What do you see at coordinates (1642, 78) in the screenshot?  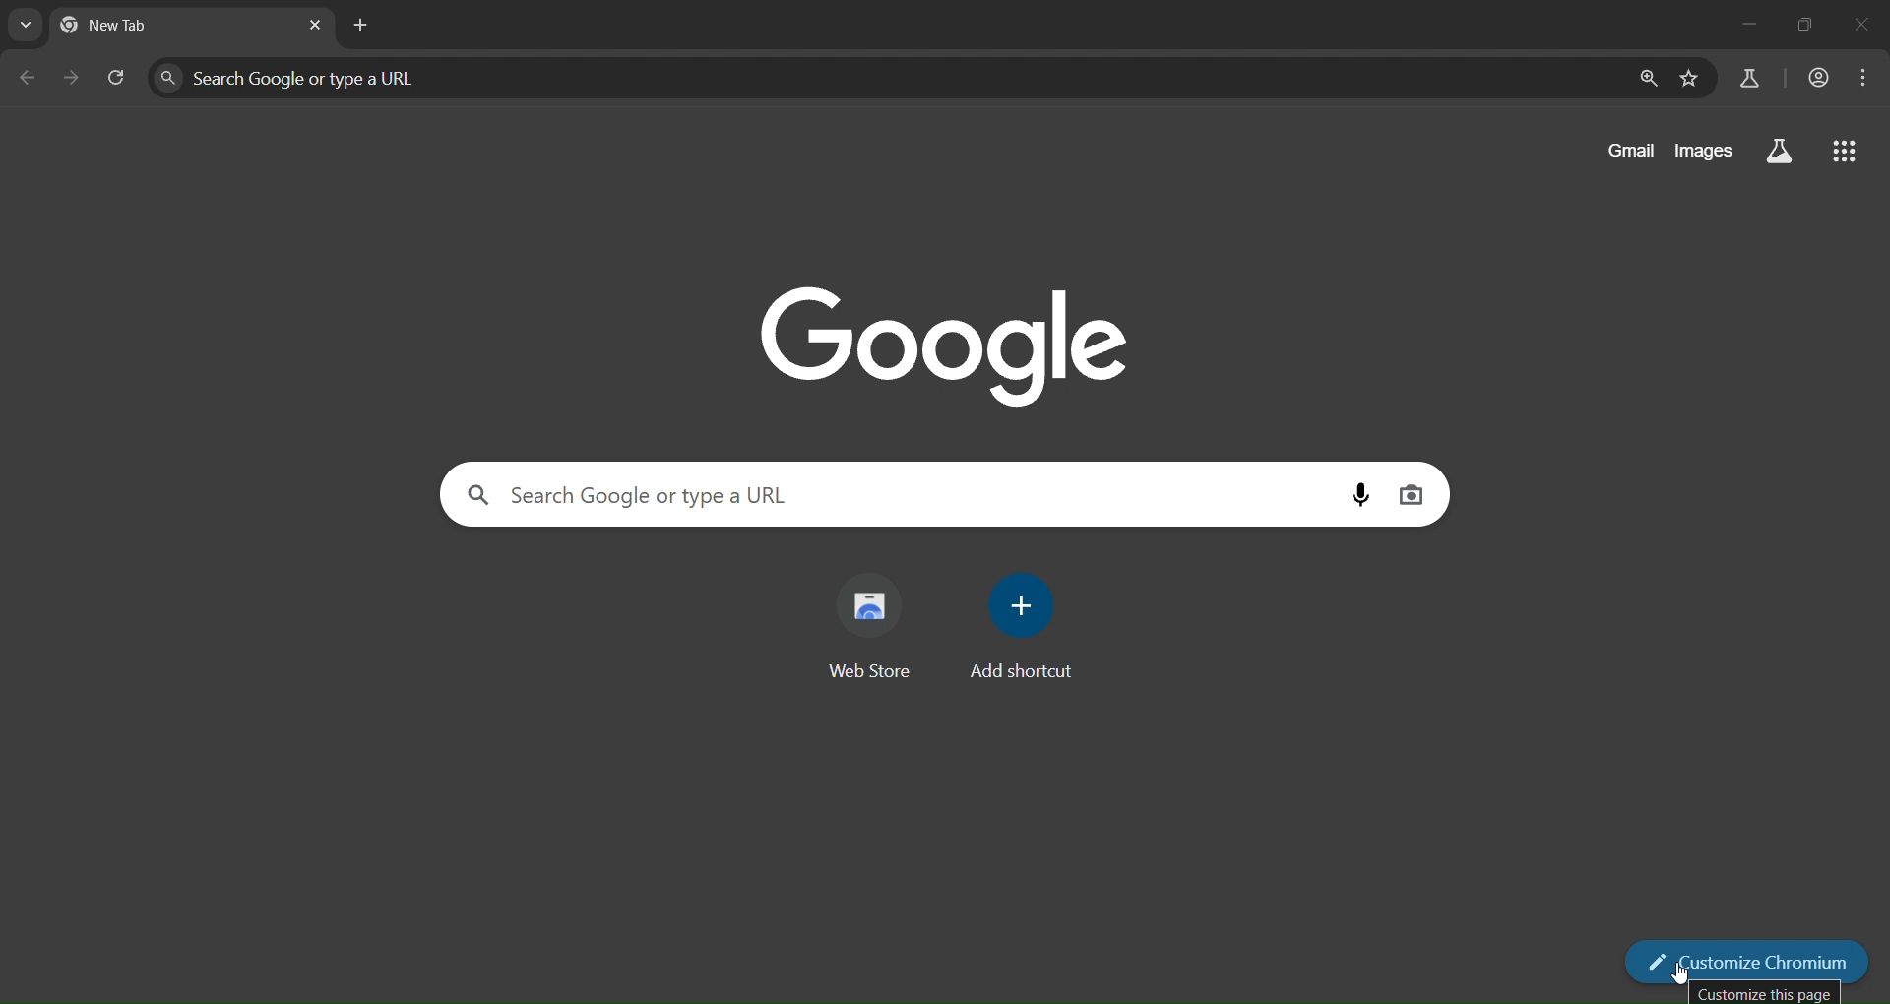 I see `zoom ` at bounding box center [1642, 78].